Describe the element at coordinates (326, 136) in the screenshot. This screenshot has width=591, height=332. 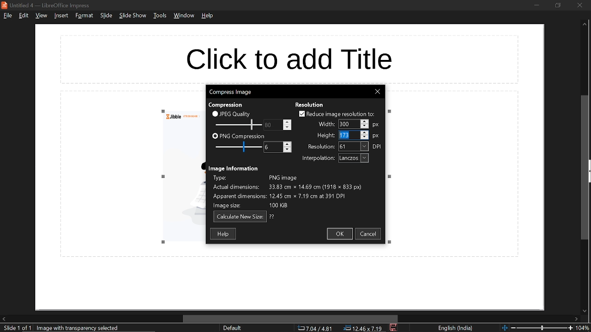
I see `text` at that location.